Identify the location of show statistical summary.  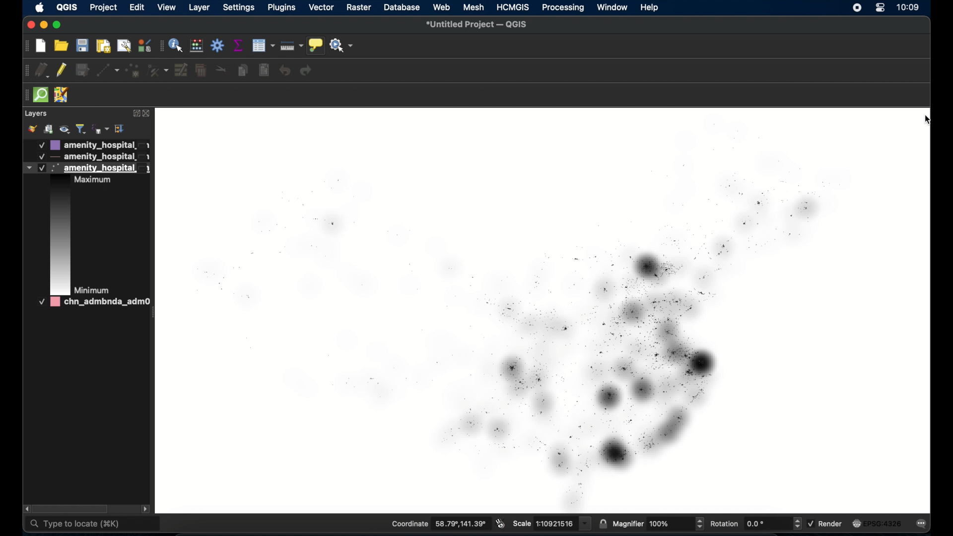
(239, 46).